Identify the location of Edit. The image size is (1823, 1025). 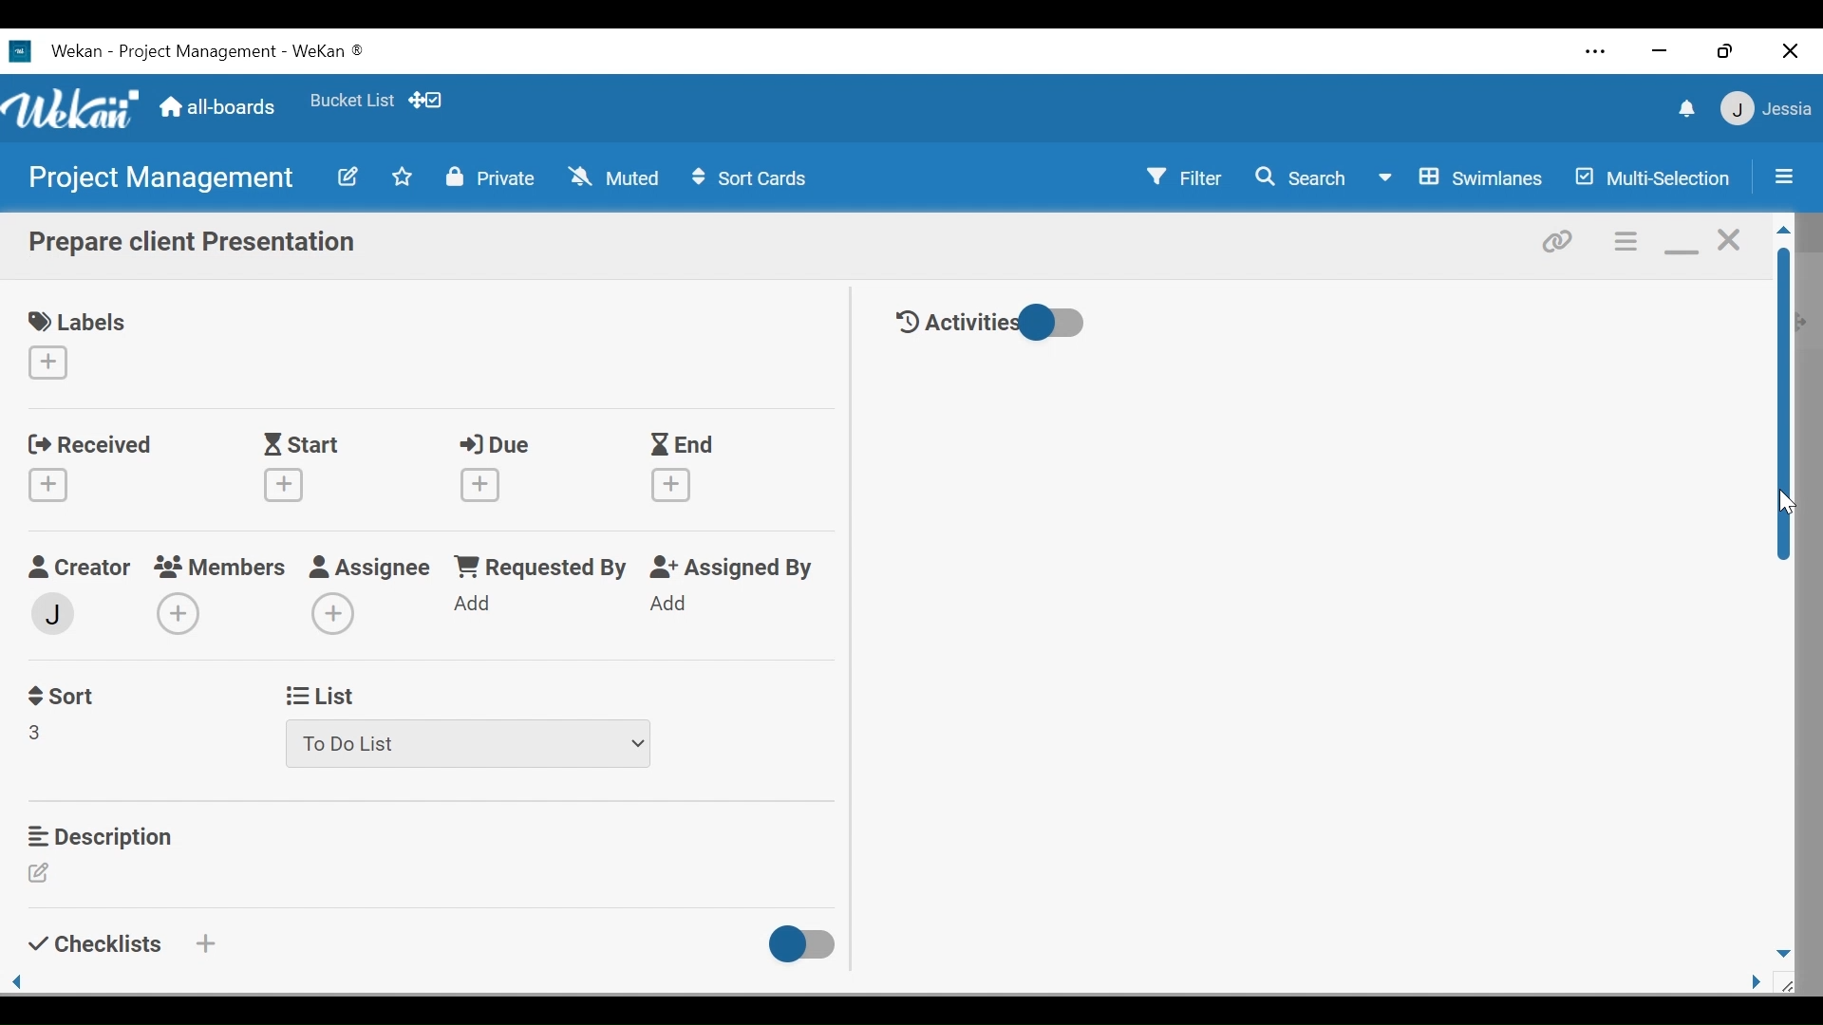
(350, 178).